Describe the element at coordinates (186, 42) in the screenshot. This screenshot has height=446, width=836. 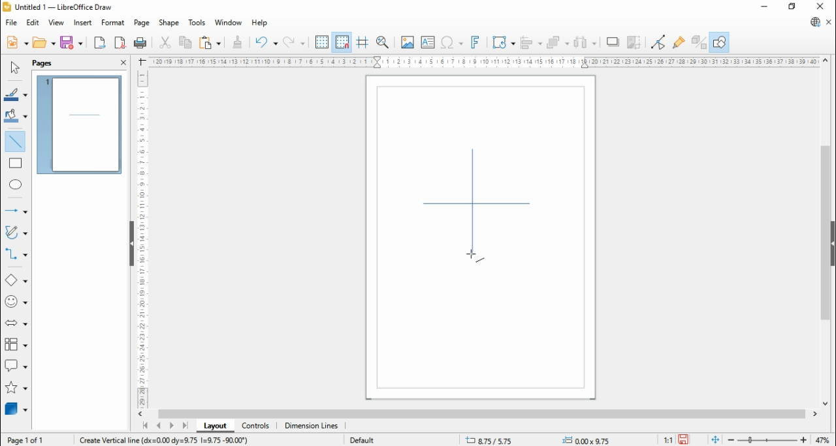
I see `copy` at that location.